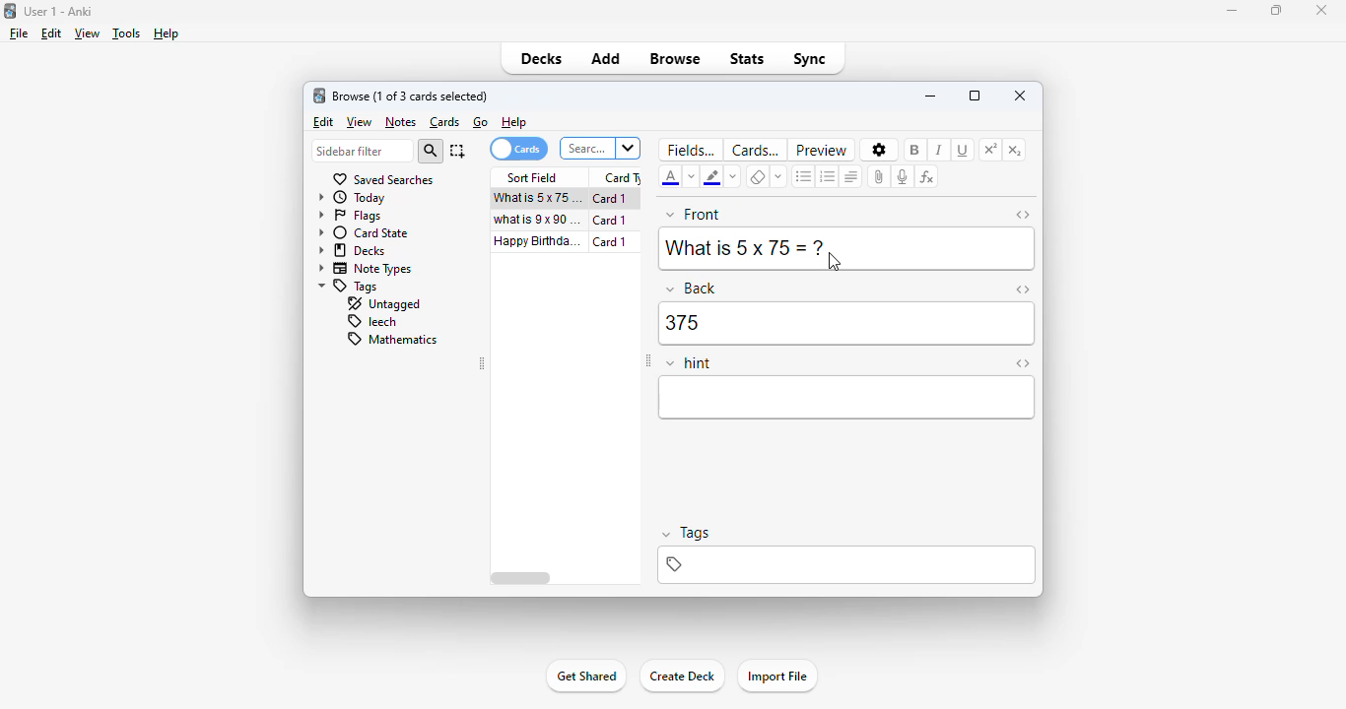 This screenshot has width=1346, height=709. I want to click on subscript, so click(1015, 151).